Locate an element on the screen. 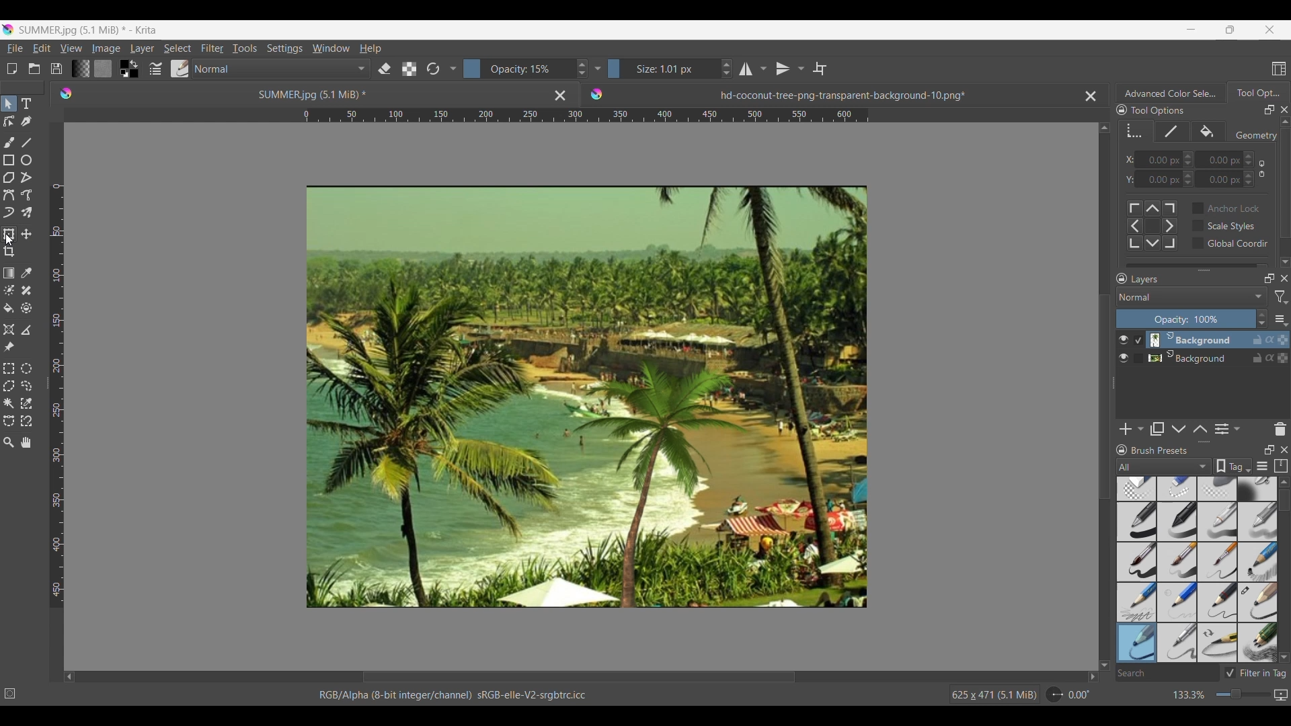  Maximize is located at coordinates (1282, 359).